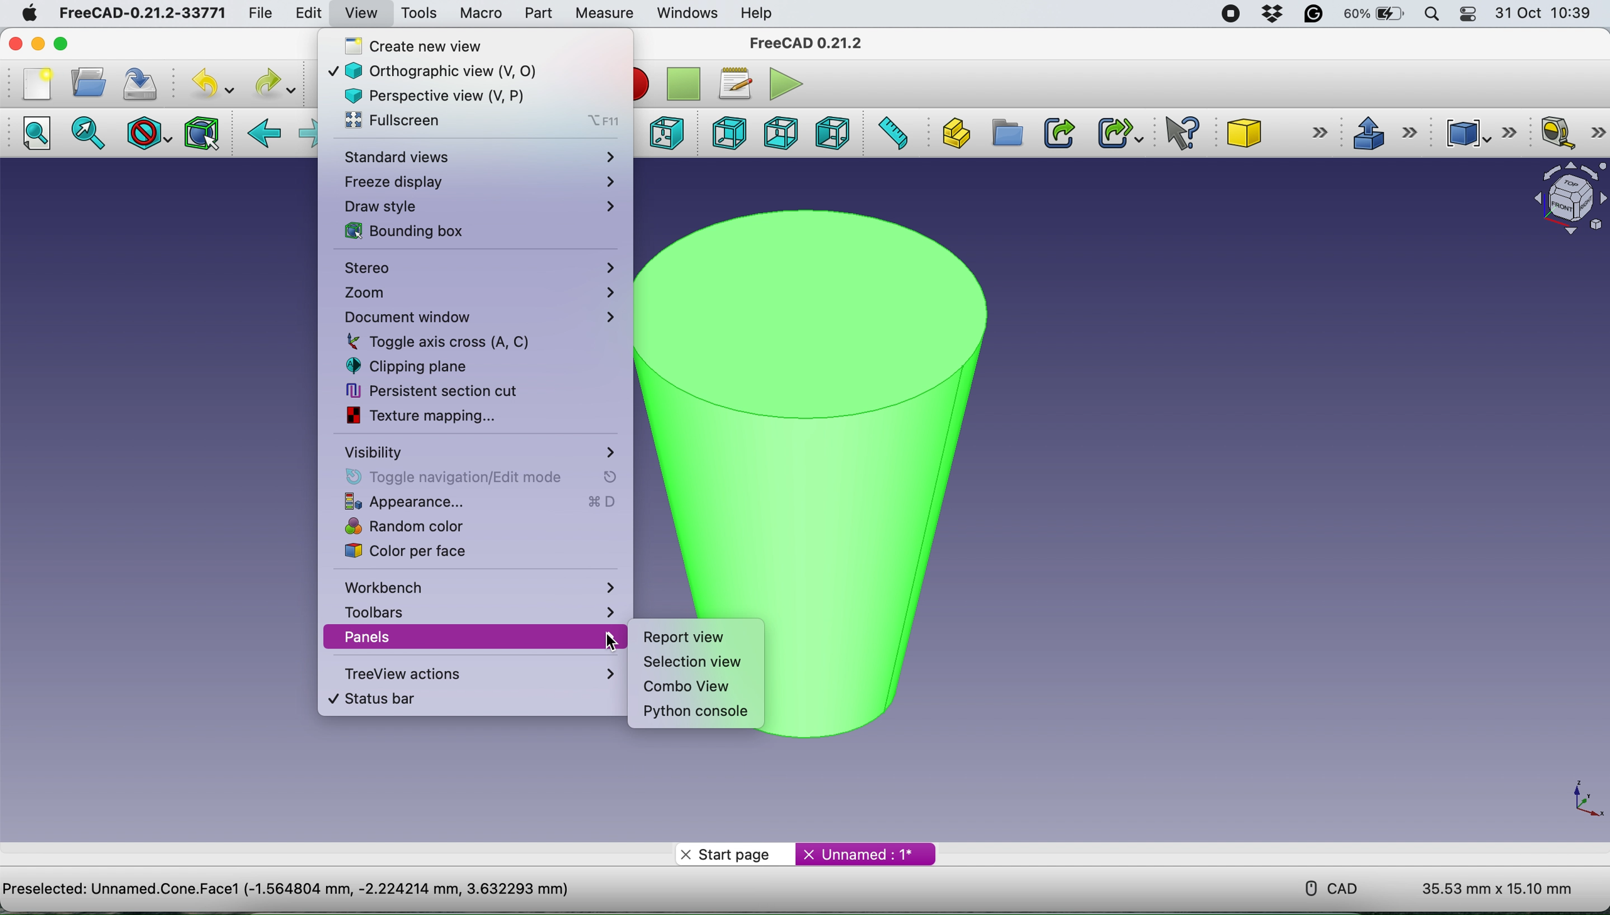 This screenshot has width=1610, height=915. I want to click on standard views, so click(479, 158).